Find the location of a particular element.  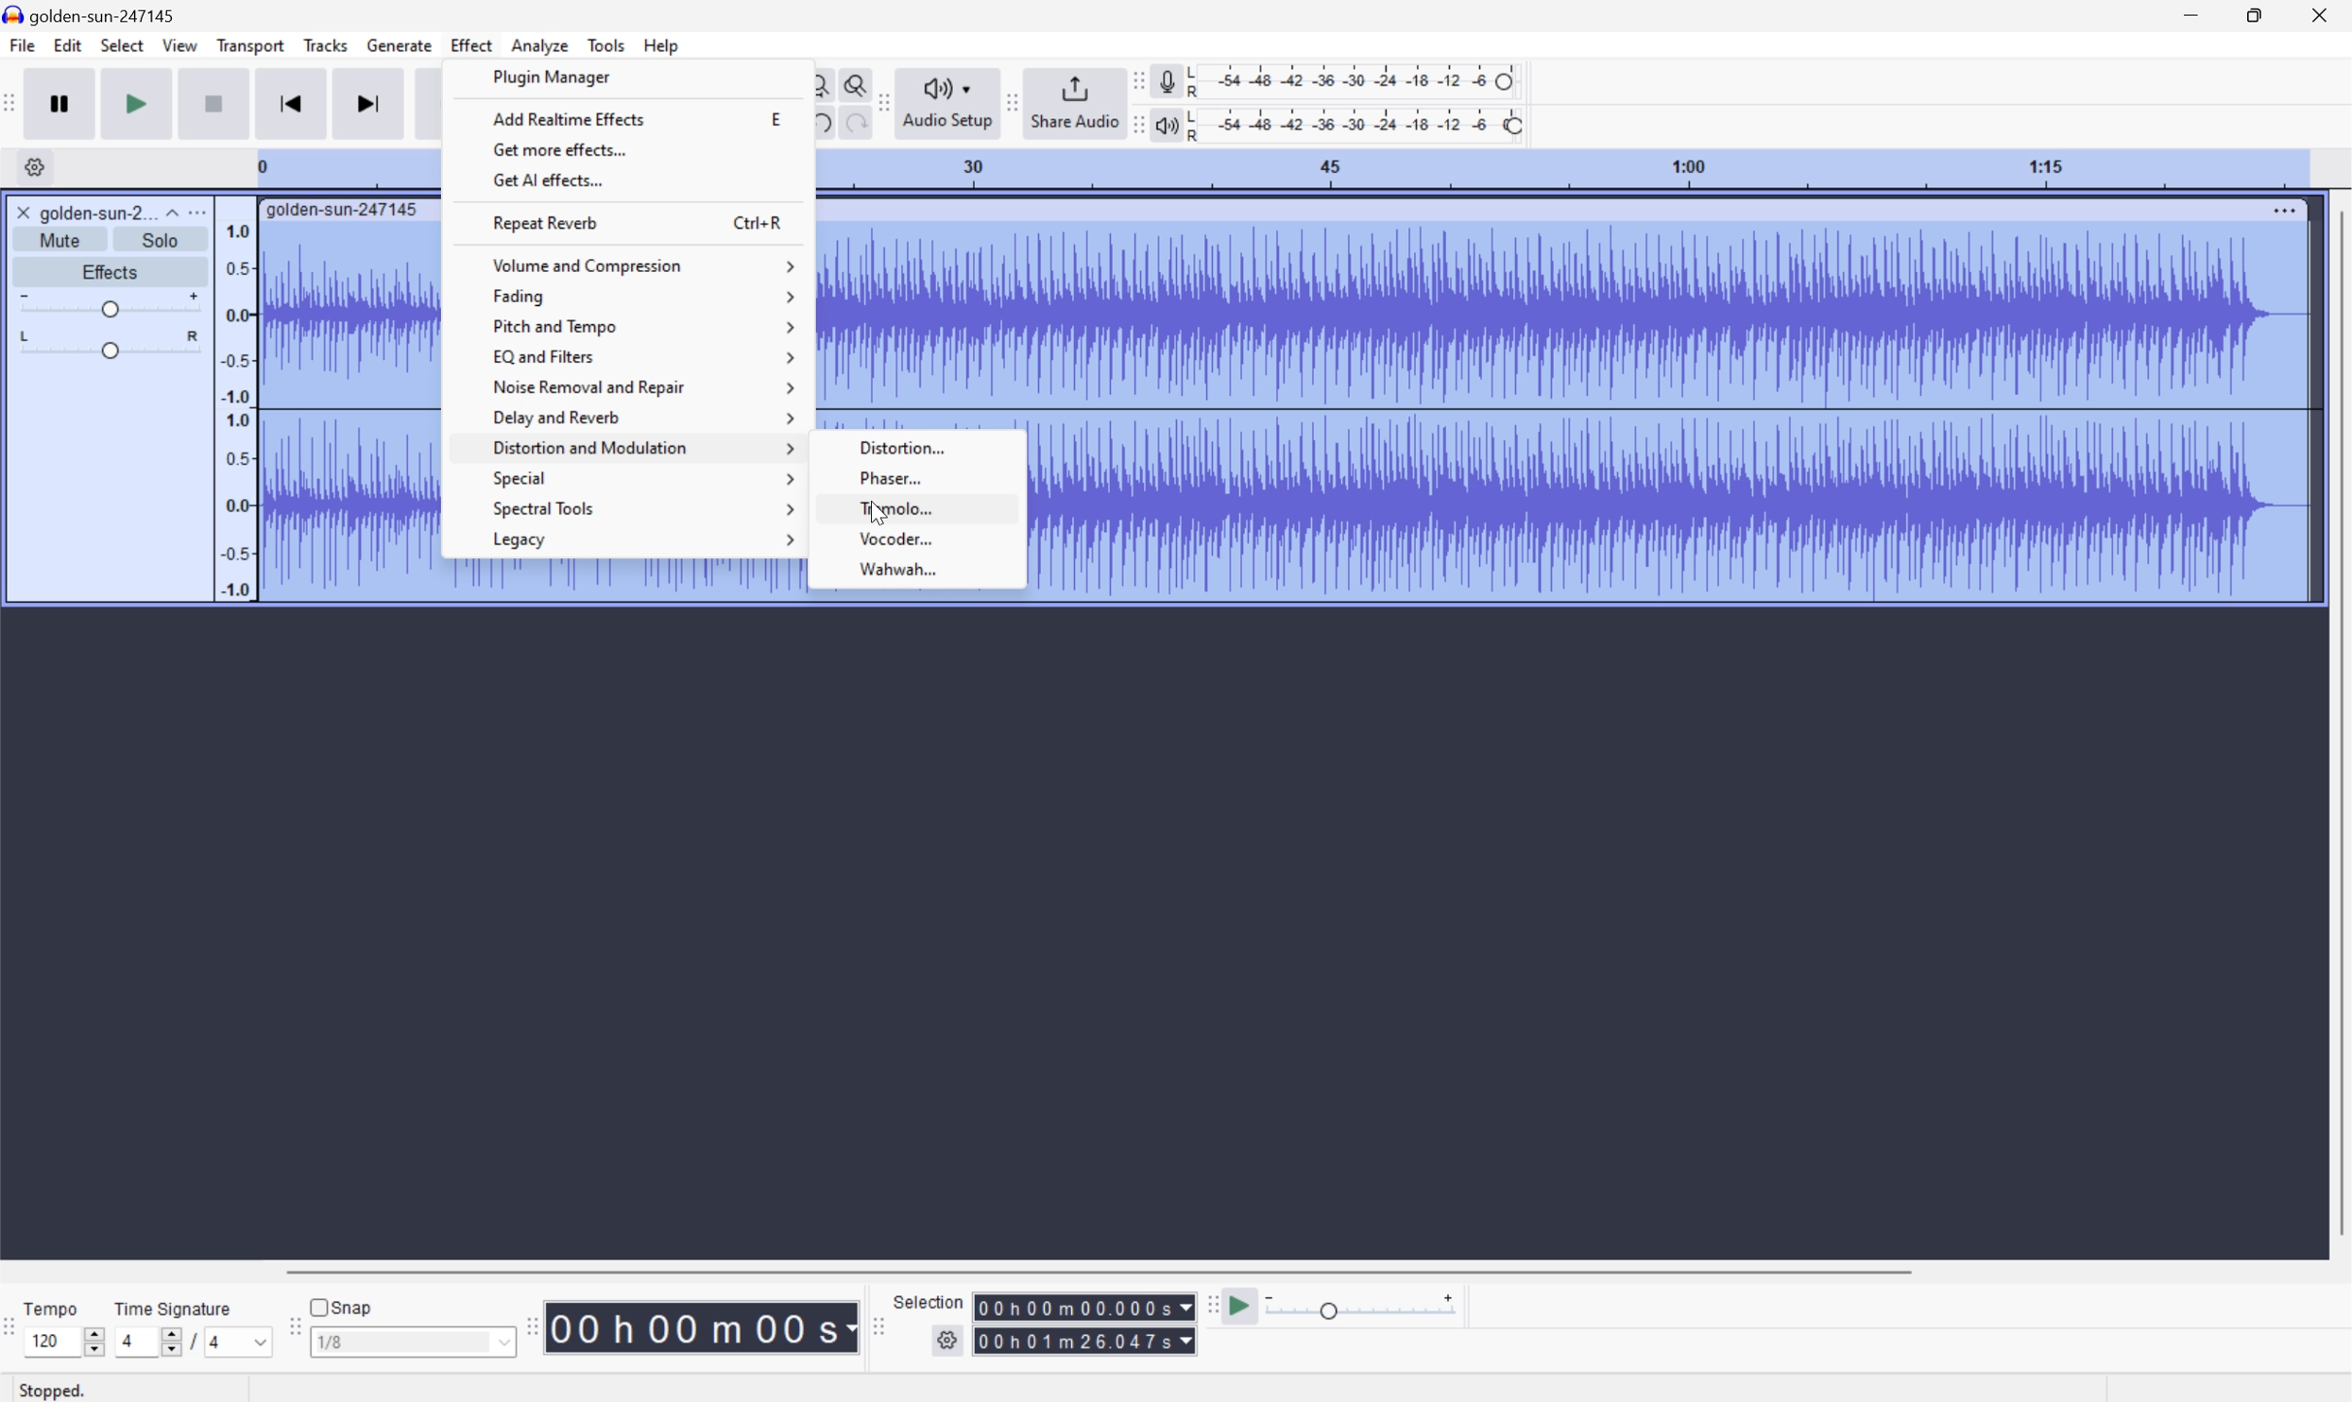

EQ and filters is located at coordinates (645, 356).